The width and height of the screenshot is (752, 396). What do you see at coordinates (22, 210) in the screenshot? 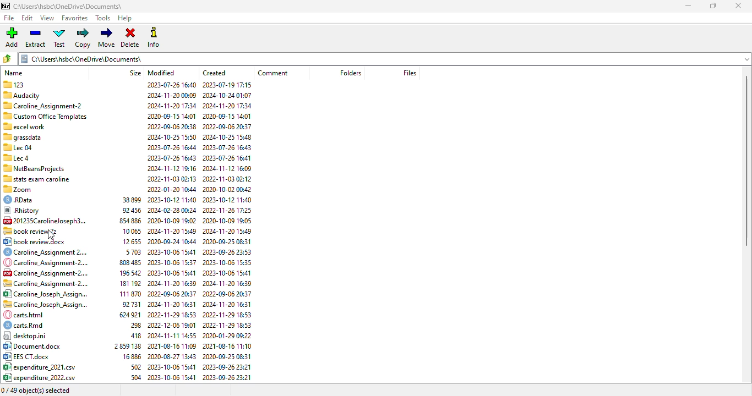
I see `® Rhistory` at bounding box center [22, 210].